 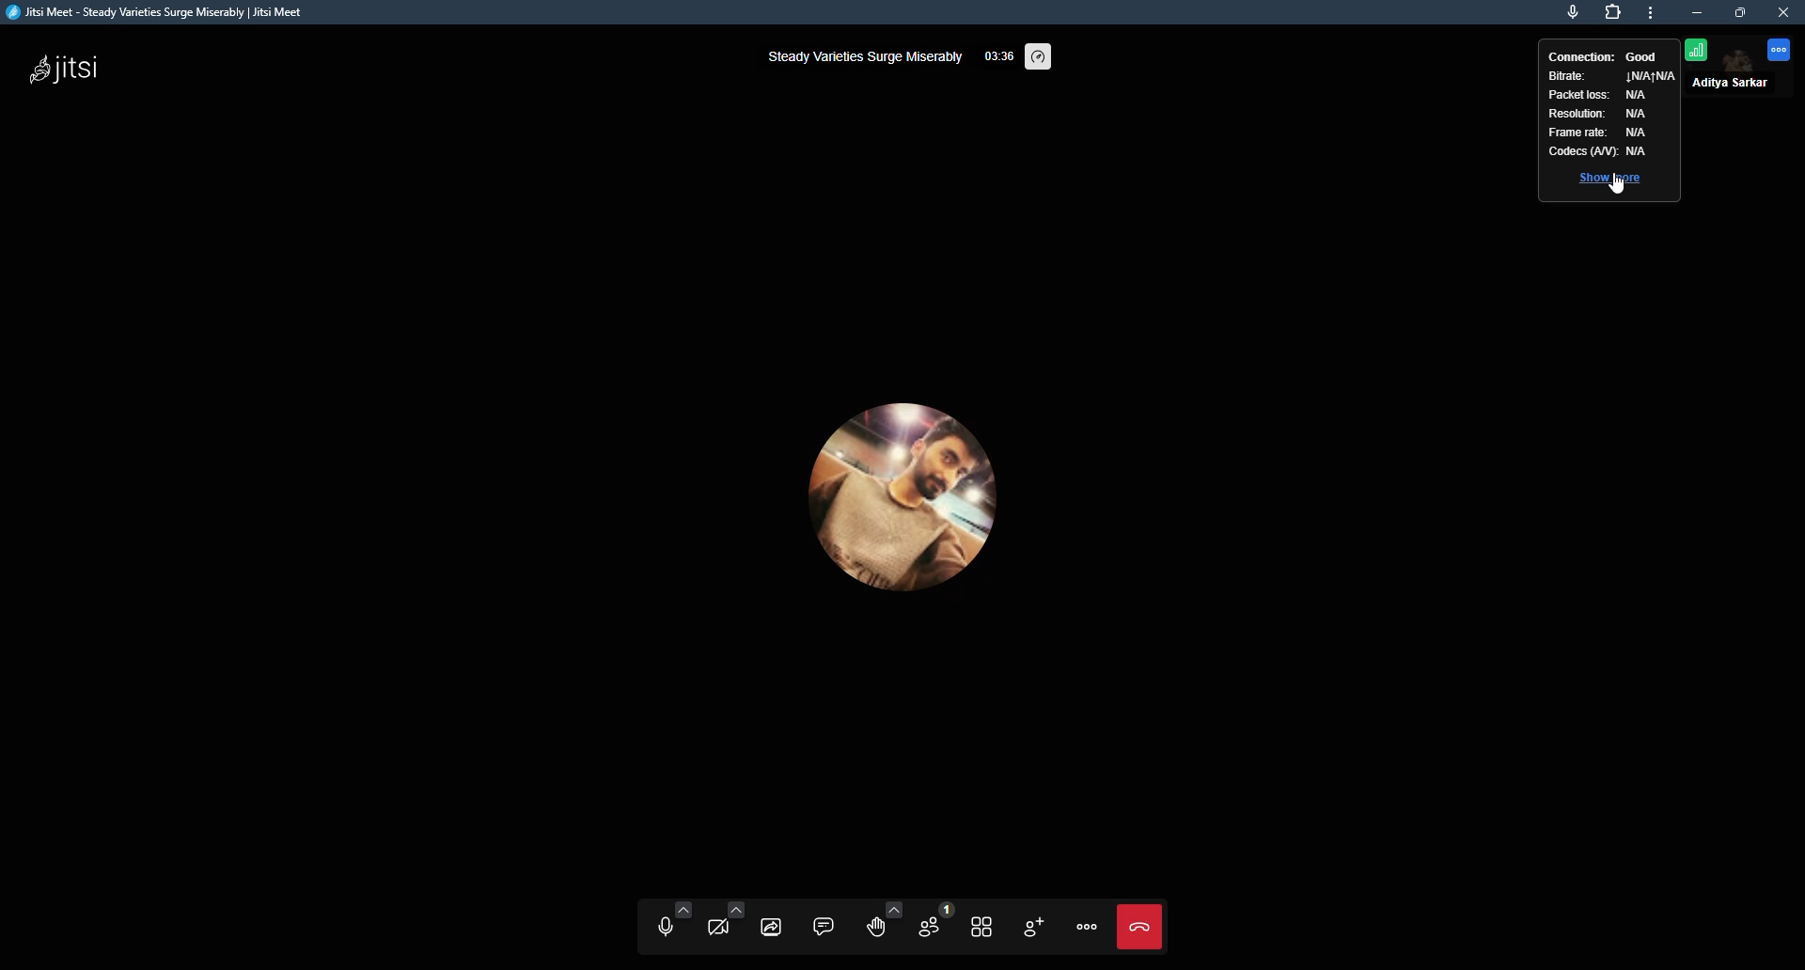 What do you see at coordinates (1634, 133) in the screenshot?
I see `na` at bounding box center [1634, 133].